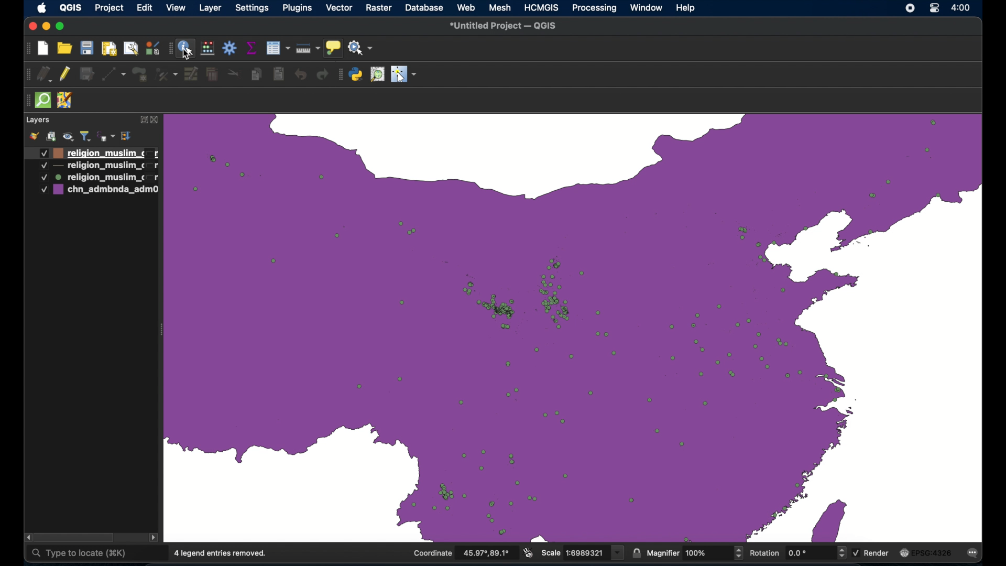 This screenshot has height=566, width=1006. What do you see at coordinates (256, 74) in the screenshot?
I see `copy features` at bounding box center [256, 74].